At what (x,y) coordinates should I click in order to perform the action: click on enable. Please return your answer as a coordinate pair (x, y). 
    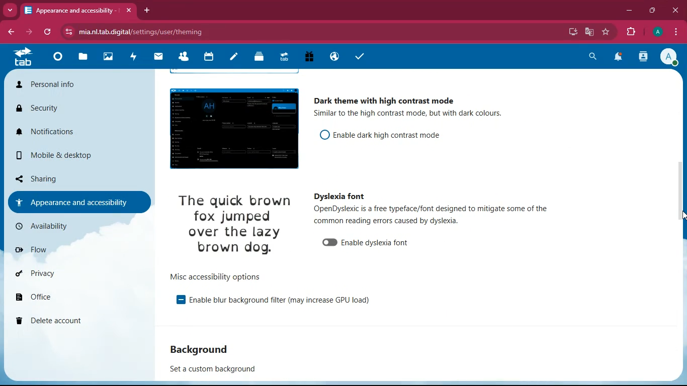
    Looking at the image, I should click on (387, 133).